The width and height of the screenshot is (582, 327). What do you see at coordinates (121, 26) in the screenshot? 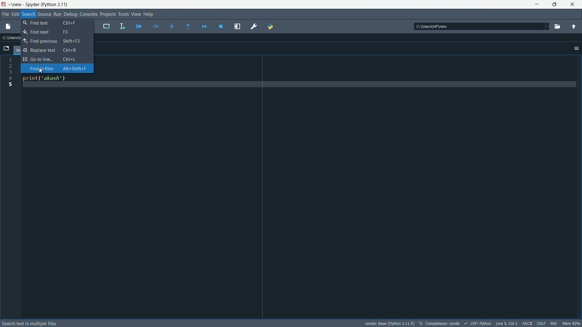
I see `run selection` at bounding box center [121, 26].